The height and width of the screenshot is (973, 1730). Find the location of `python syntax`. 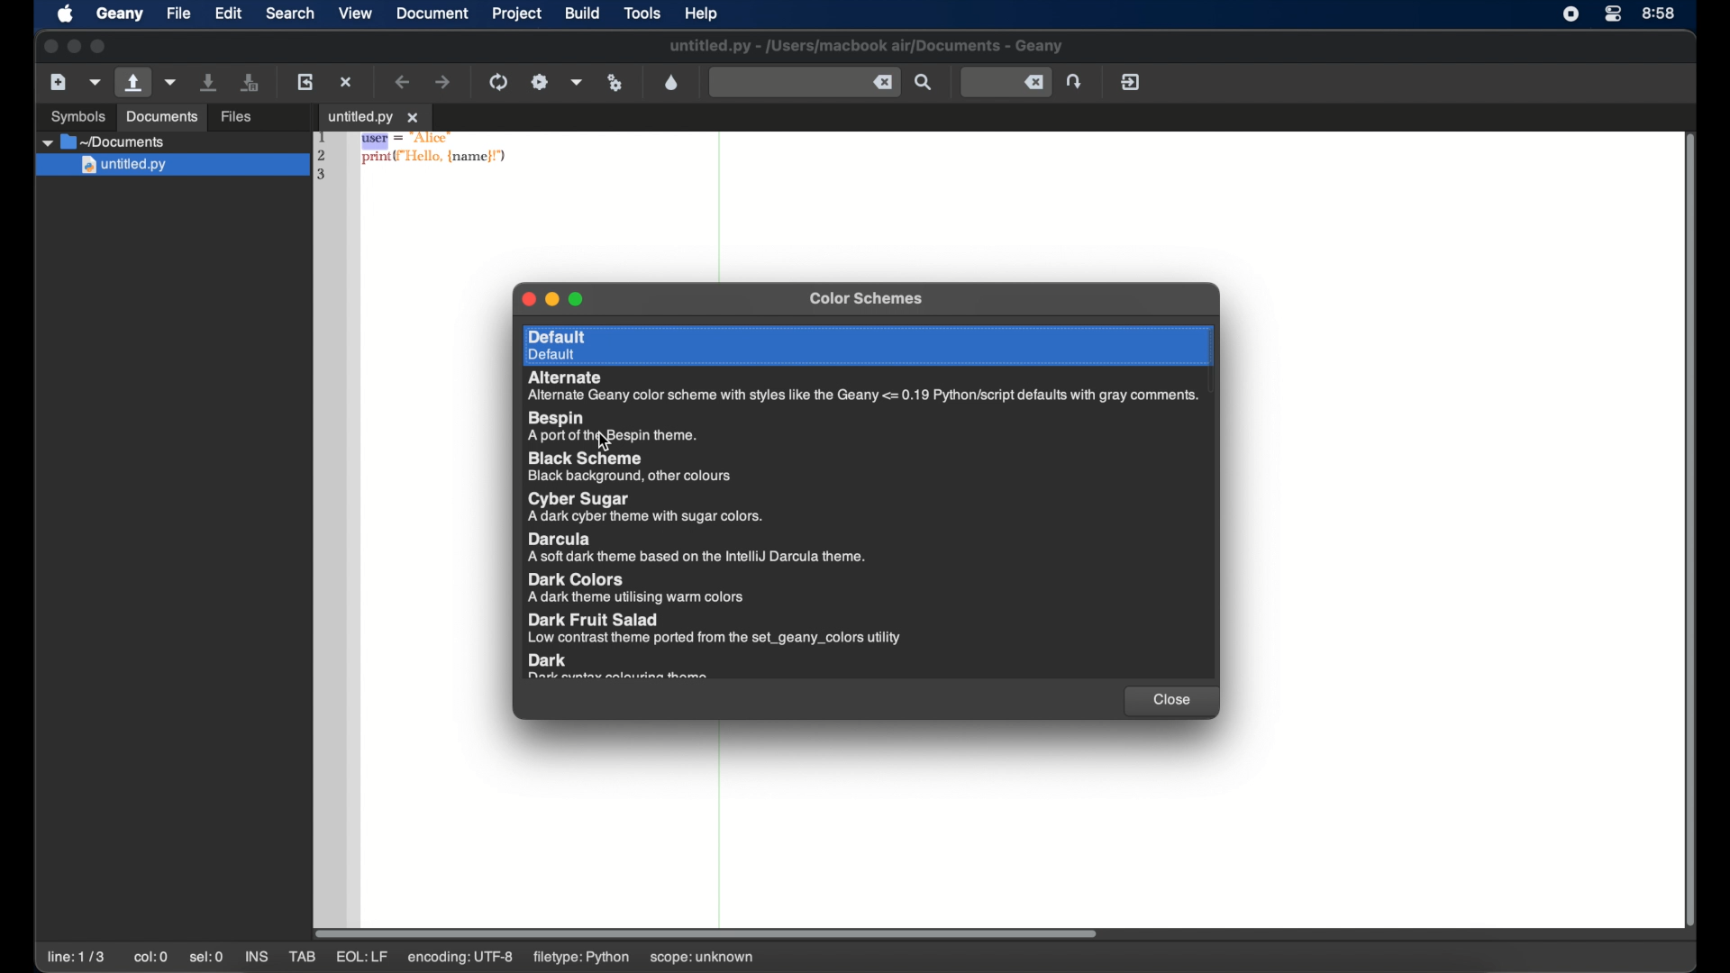

python syntax is located at coordinates (416, 159).